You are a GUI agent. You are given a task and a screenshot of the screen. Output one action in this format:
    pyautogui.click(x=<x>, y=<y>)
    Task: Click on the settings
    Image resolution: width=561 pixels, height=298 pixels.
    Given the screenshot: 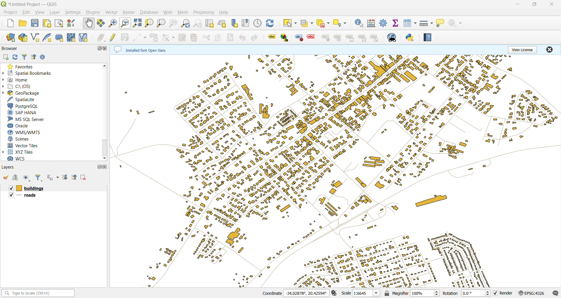 What is the action you would take?
    pyautogui.click(x=74, y=13)
    